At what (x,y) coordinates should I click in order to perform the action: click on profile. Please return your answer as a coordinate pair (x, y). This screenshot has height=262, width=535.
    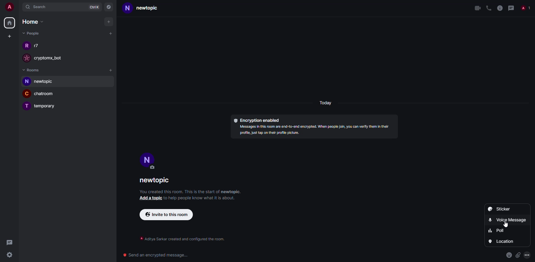
    Looking at the image, I should click on (147, 158).